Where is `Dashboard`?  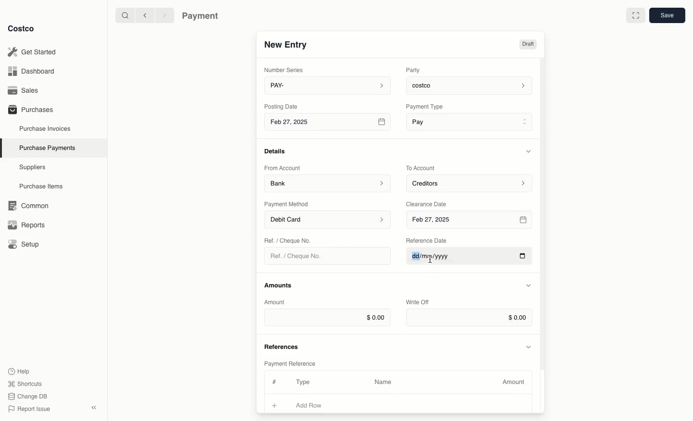 Dashboard is located at coordinates (34, 71).